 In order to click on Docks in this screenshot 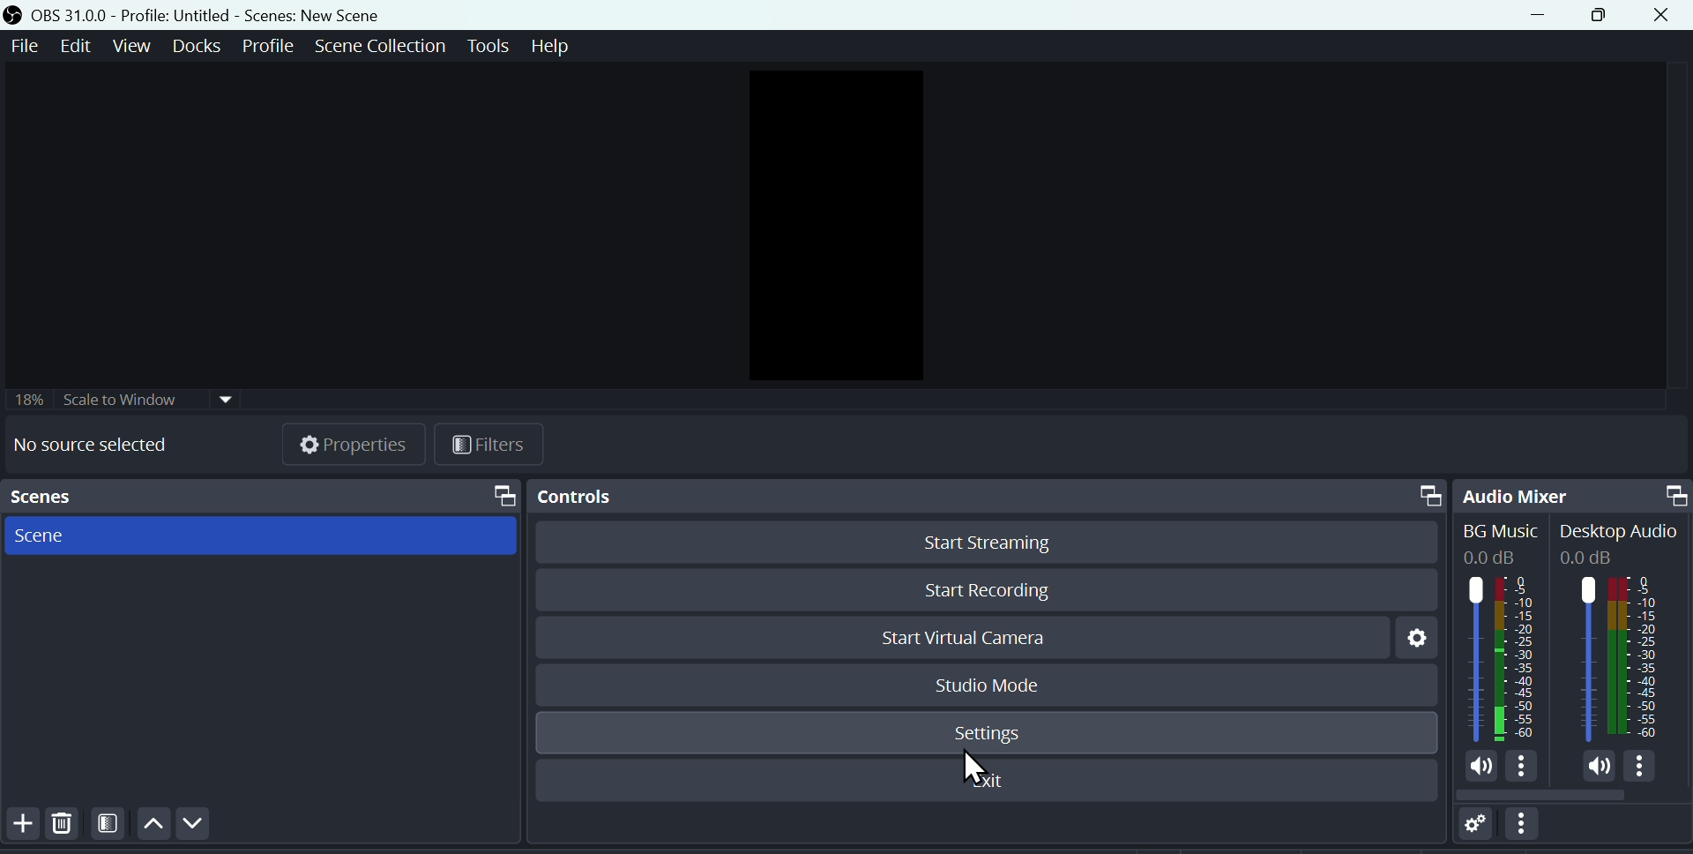, I will do `click(196, 47)`.